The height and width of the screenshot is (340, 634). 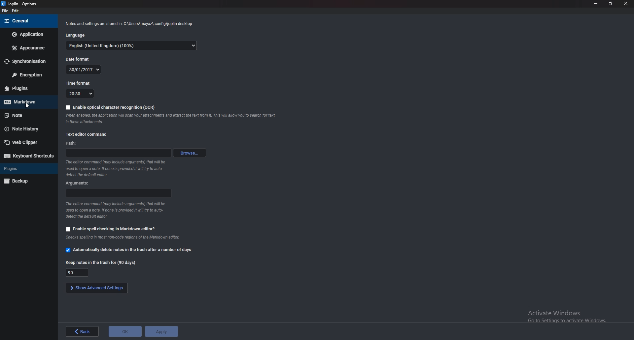 What do you see at coordinates (104, 262) in the screenshot?
I see `Keep notes in the trash for(90 days)` at bounding box center [104, 262].